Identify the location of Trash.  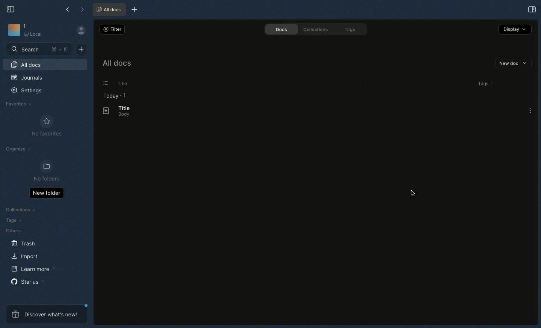
(24, 244).